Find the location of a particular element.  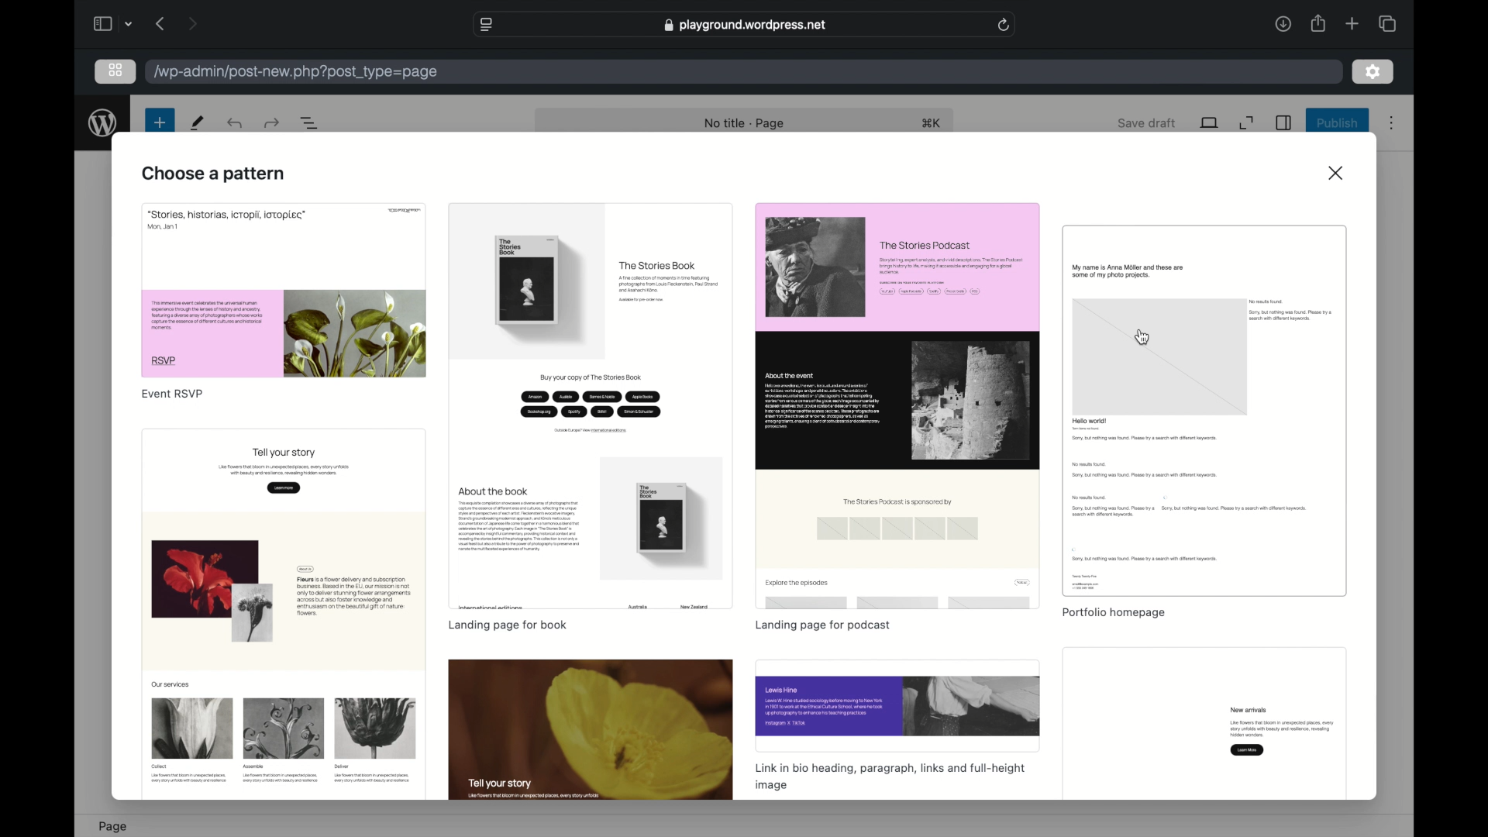

preview is located at coordinates (590, 406).